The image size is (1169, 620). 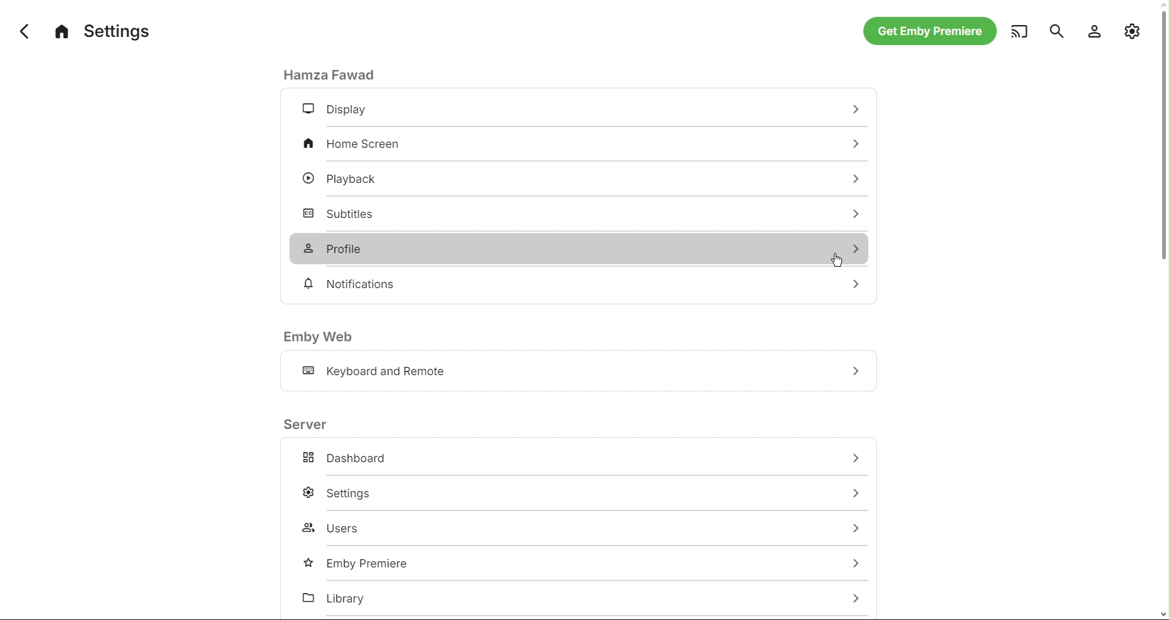 I want to click on Search, so click(x=1054, y=31).